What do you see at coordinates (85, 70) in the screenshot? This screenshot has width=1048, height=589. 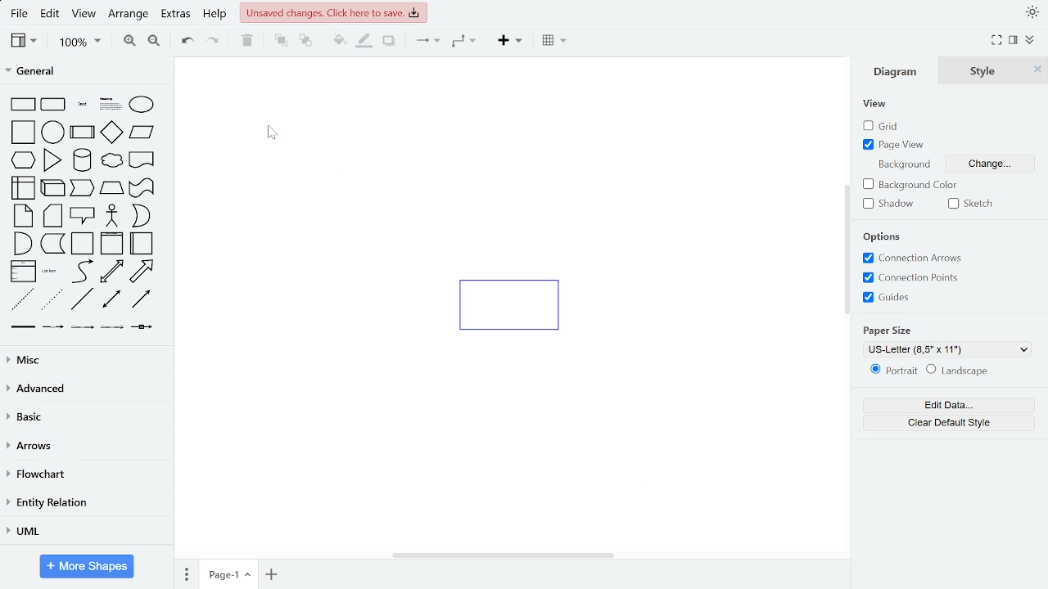 I see `general` at bounding box center [85, 70].